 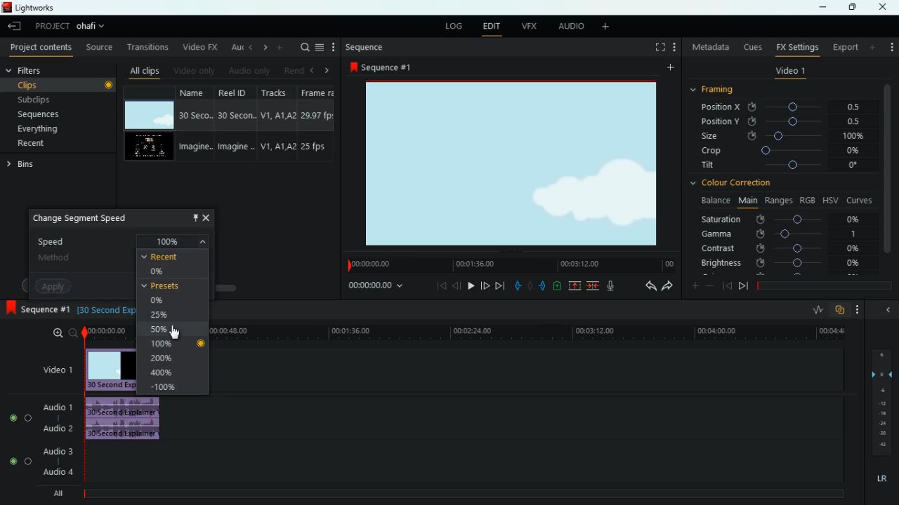 What do you see at coordinates (822, 284) in the screenshot?
I see `timeline` at bounding box center [822, 284].